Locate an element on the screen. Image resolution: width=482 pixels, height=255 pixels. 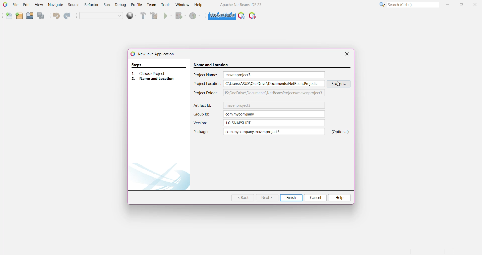
File is located at coordinates (16, 5).